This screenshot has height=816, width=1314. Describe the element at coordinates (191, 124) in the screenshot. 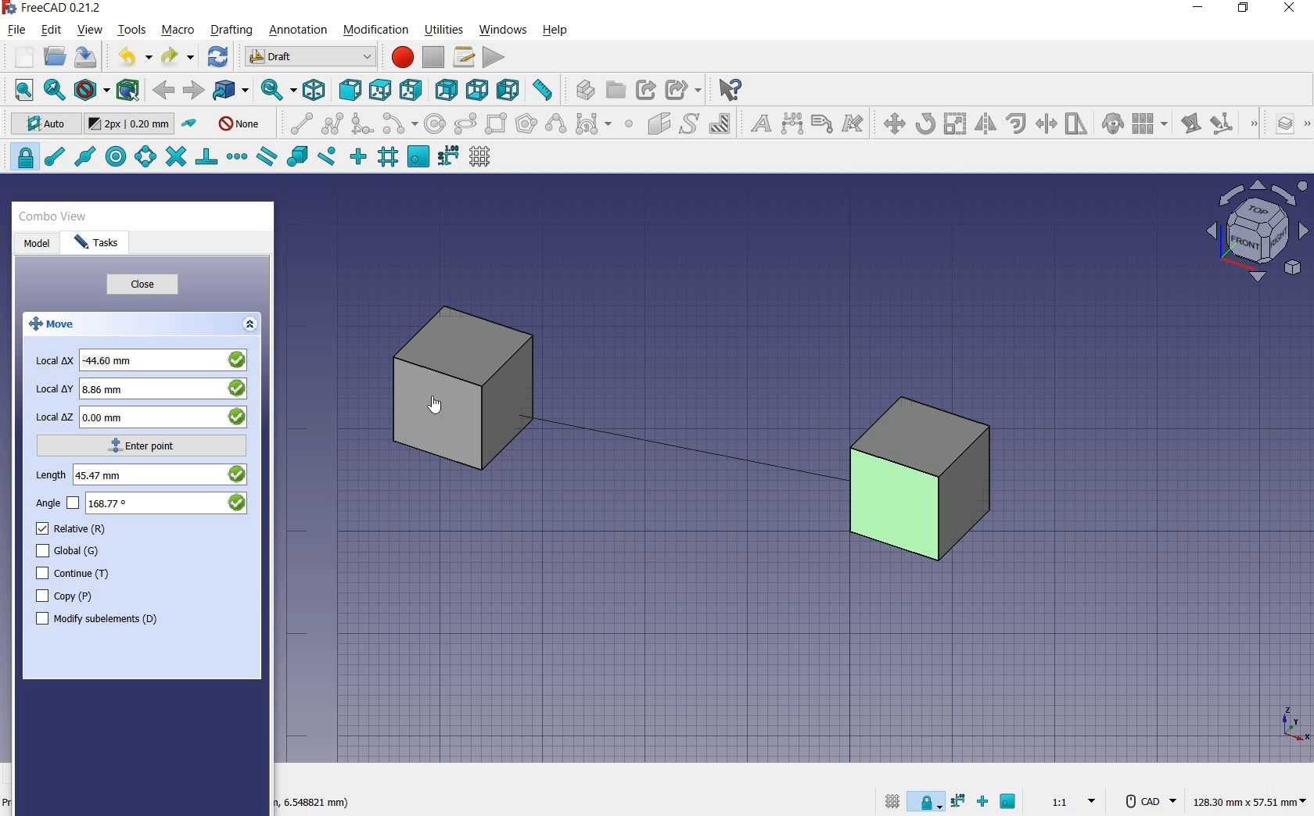

I see `toggle construction mode` at that location.